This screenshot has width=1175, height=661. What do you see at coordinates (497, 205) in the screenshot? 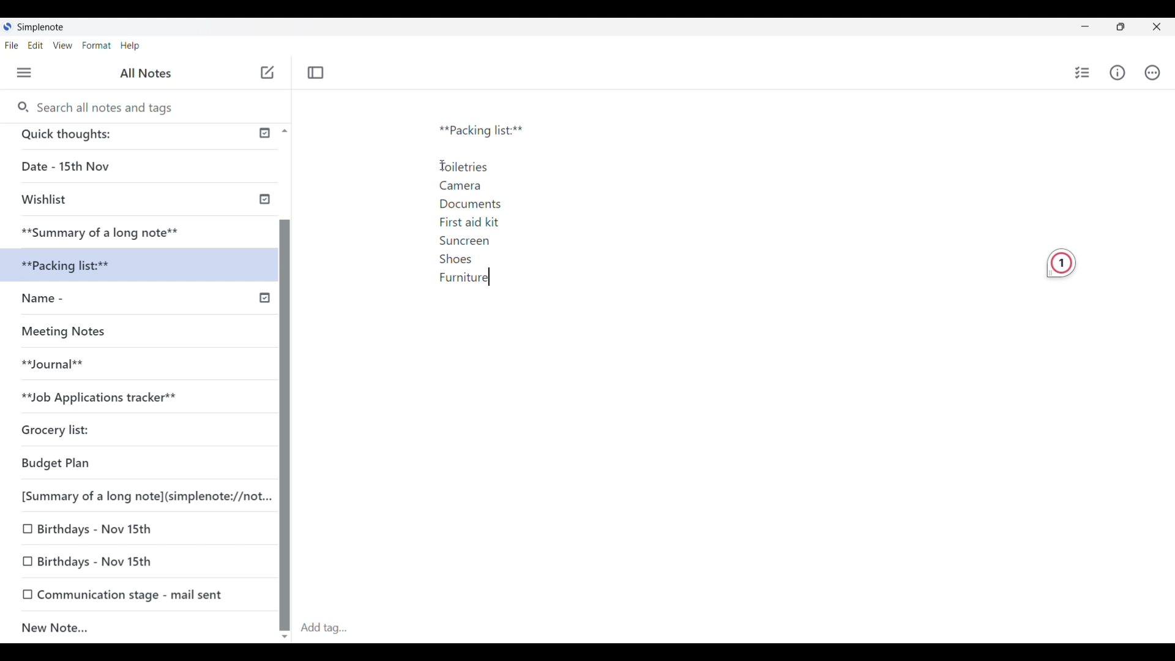
I see `Text pasted` at bounding box center [497, 205].